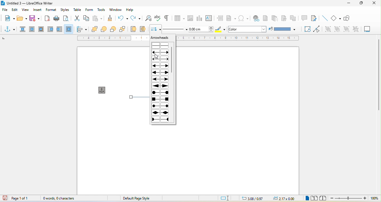  I want to click on vertical scroll bar, so click(378, 70).